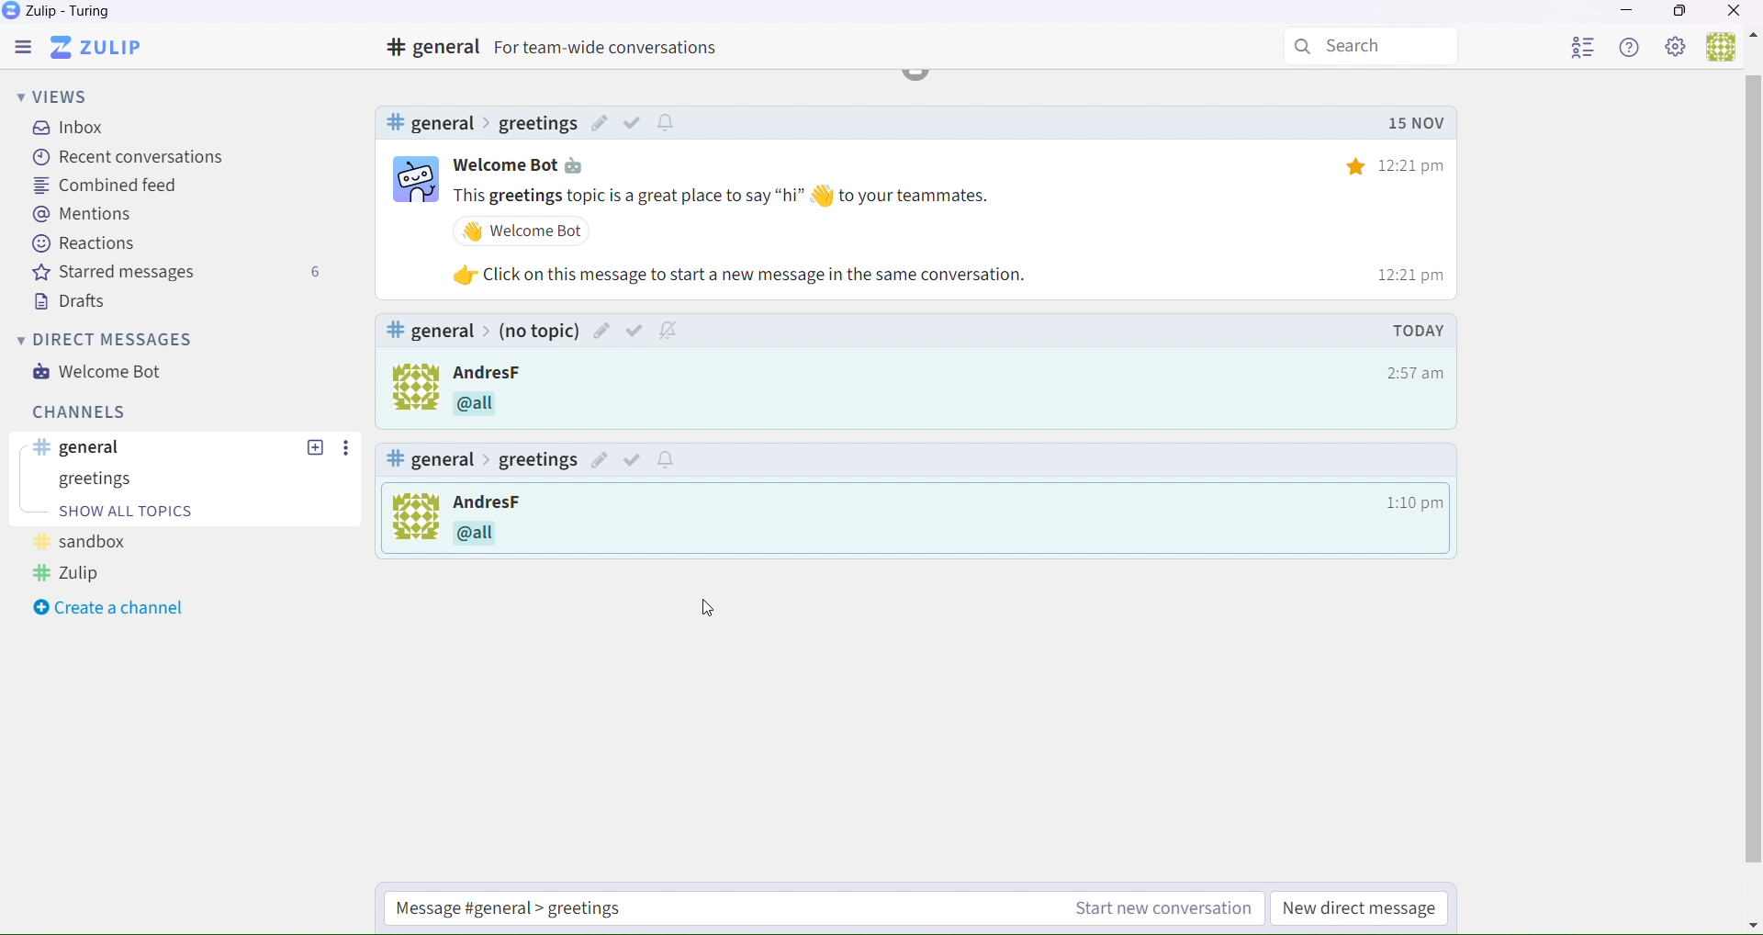 This screenshot has width=1763, height=935. What do you see at coordinates (410, 386) in the screenshot?
I see `logo` at bounding box center [410, 386].